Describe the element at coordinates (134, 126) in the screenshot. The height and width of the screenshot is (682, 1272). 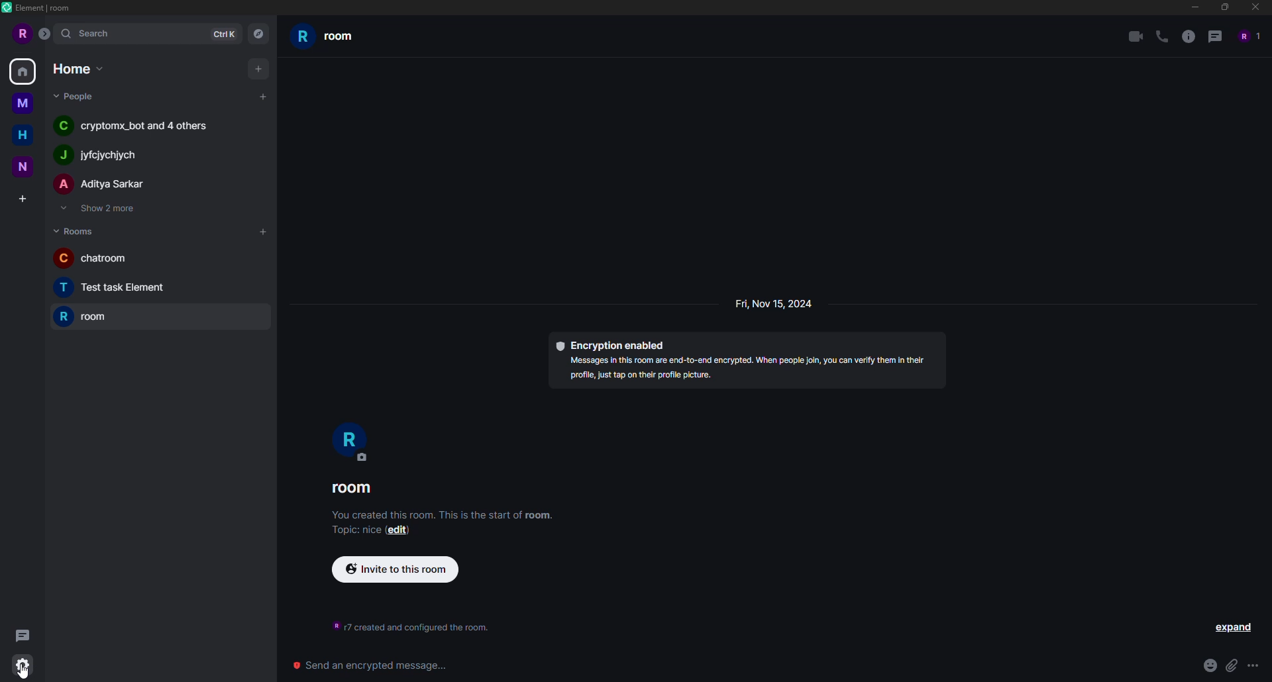
I see `C  cryptomx_bot and 4 others.` at that location.